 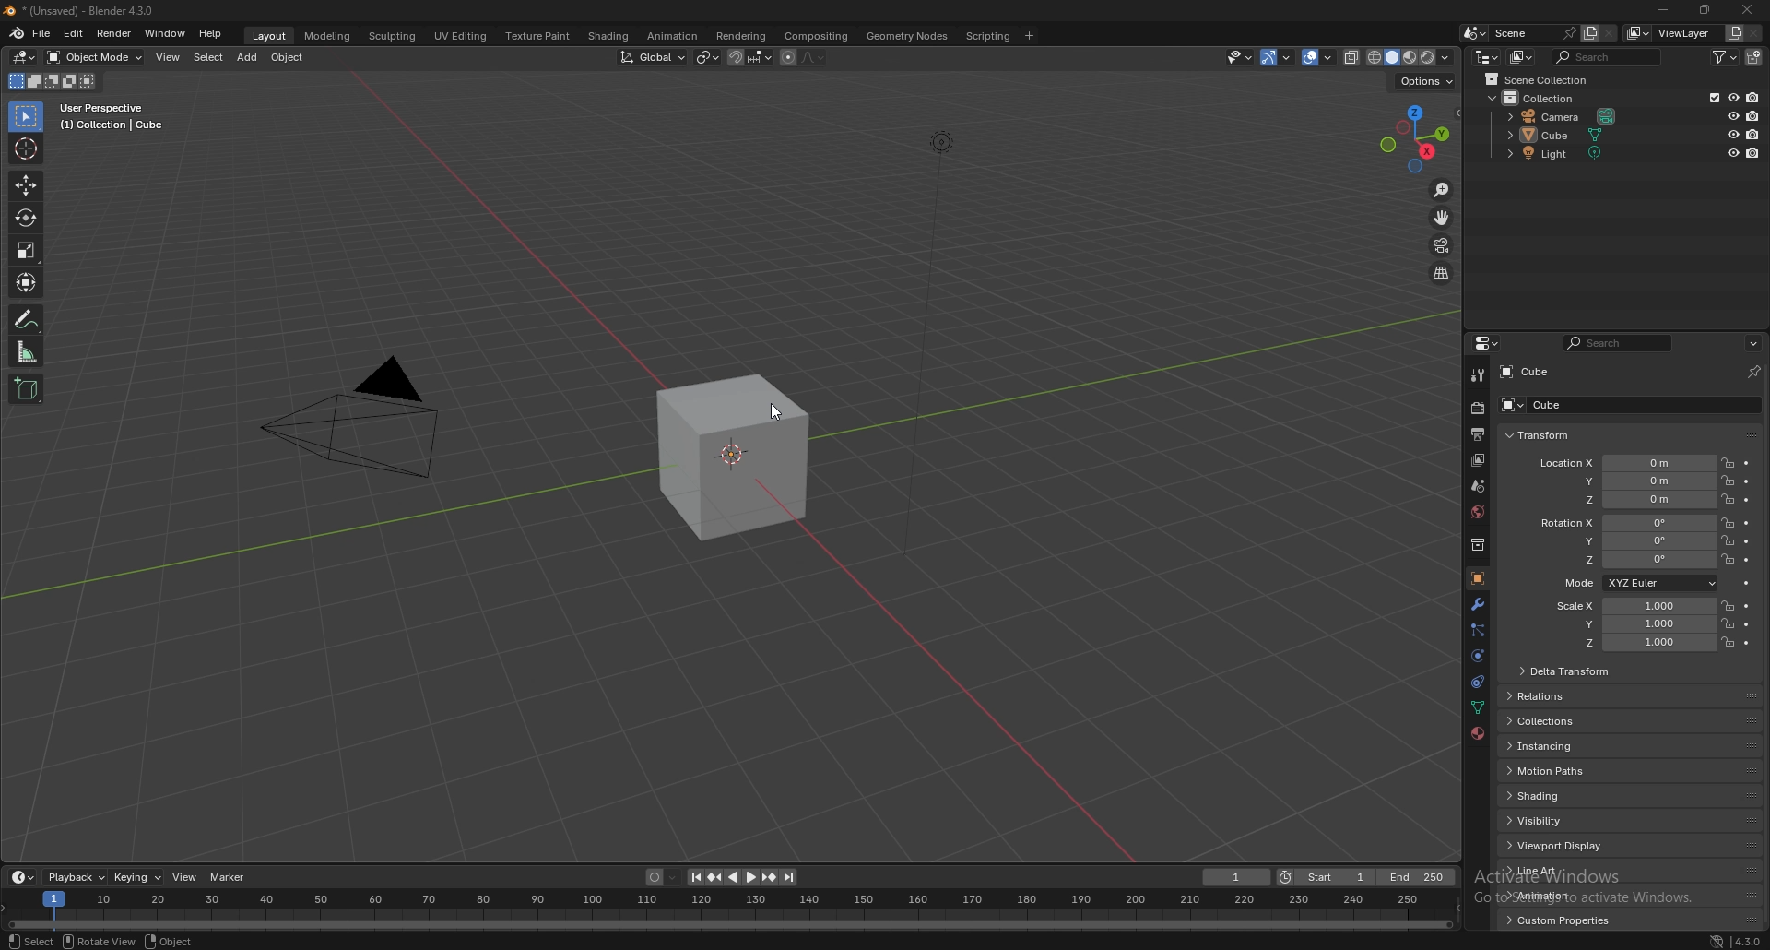 What do you see at coordinates (1747, 482) in the screenshot?
I see `animate property` at bounding box center [1747, 482].